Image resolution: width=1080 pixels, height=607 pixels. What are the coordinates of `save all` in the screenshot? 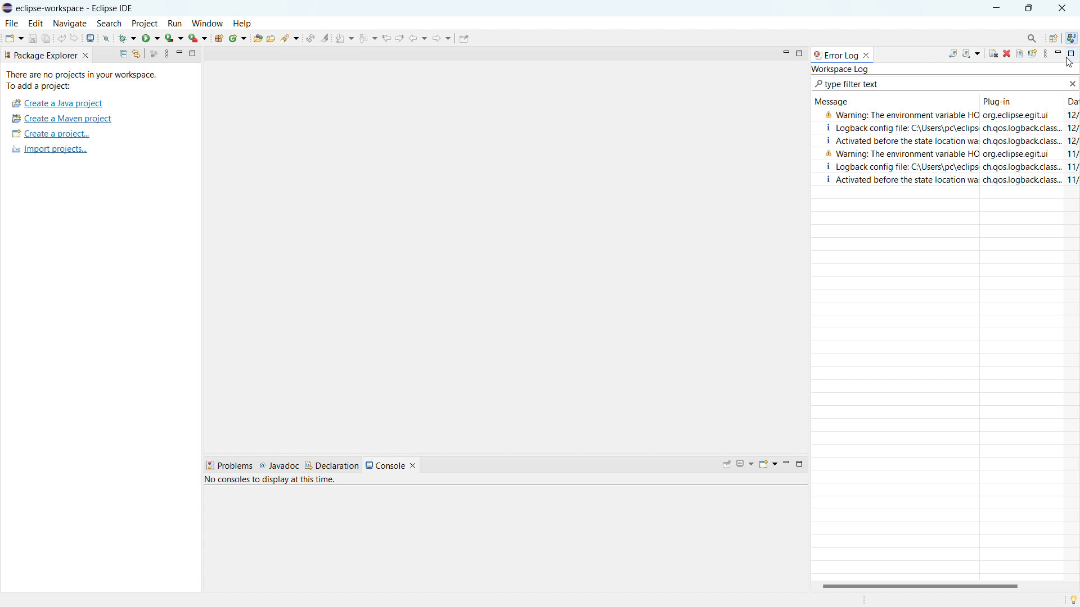 It's located at (46, 39).